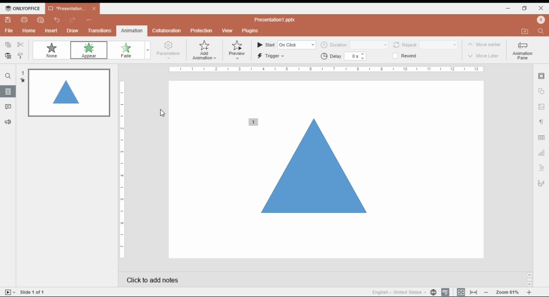 Image resolution: width=549 pixels, height=297 pixels. Describe the element at coordinates (250, 31) in the screenshot. I see `plugins` at that location.